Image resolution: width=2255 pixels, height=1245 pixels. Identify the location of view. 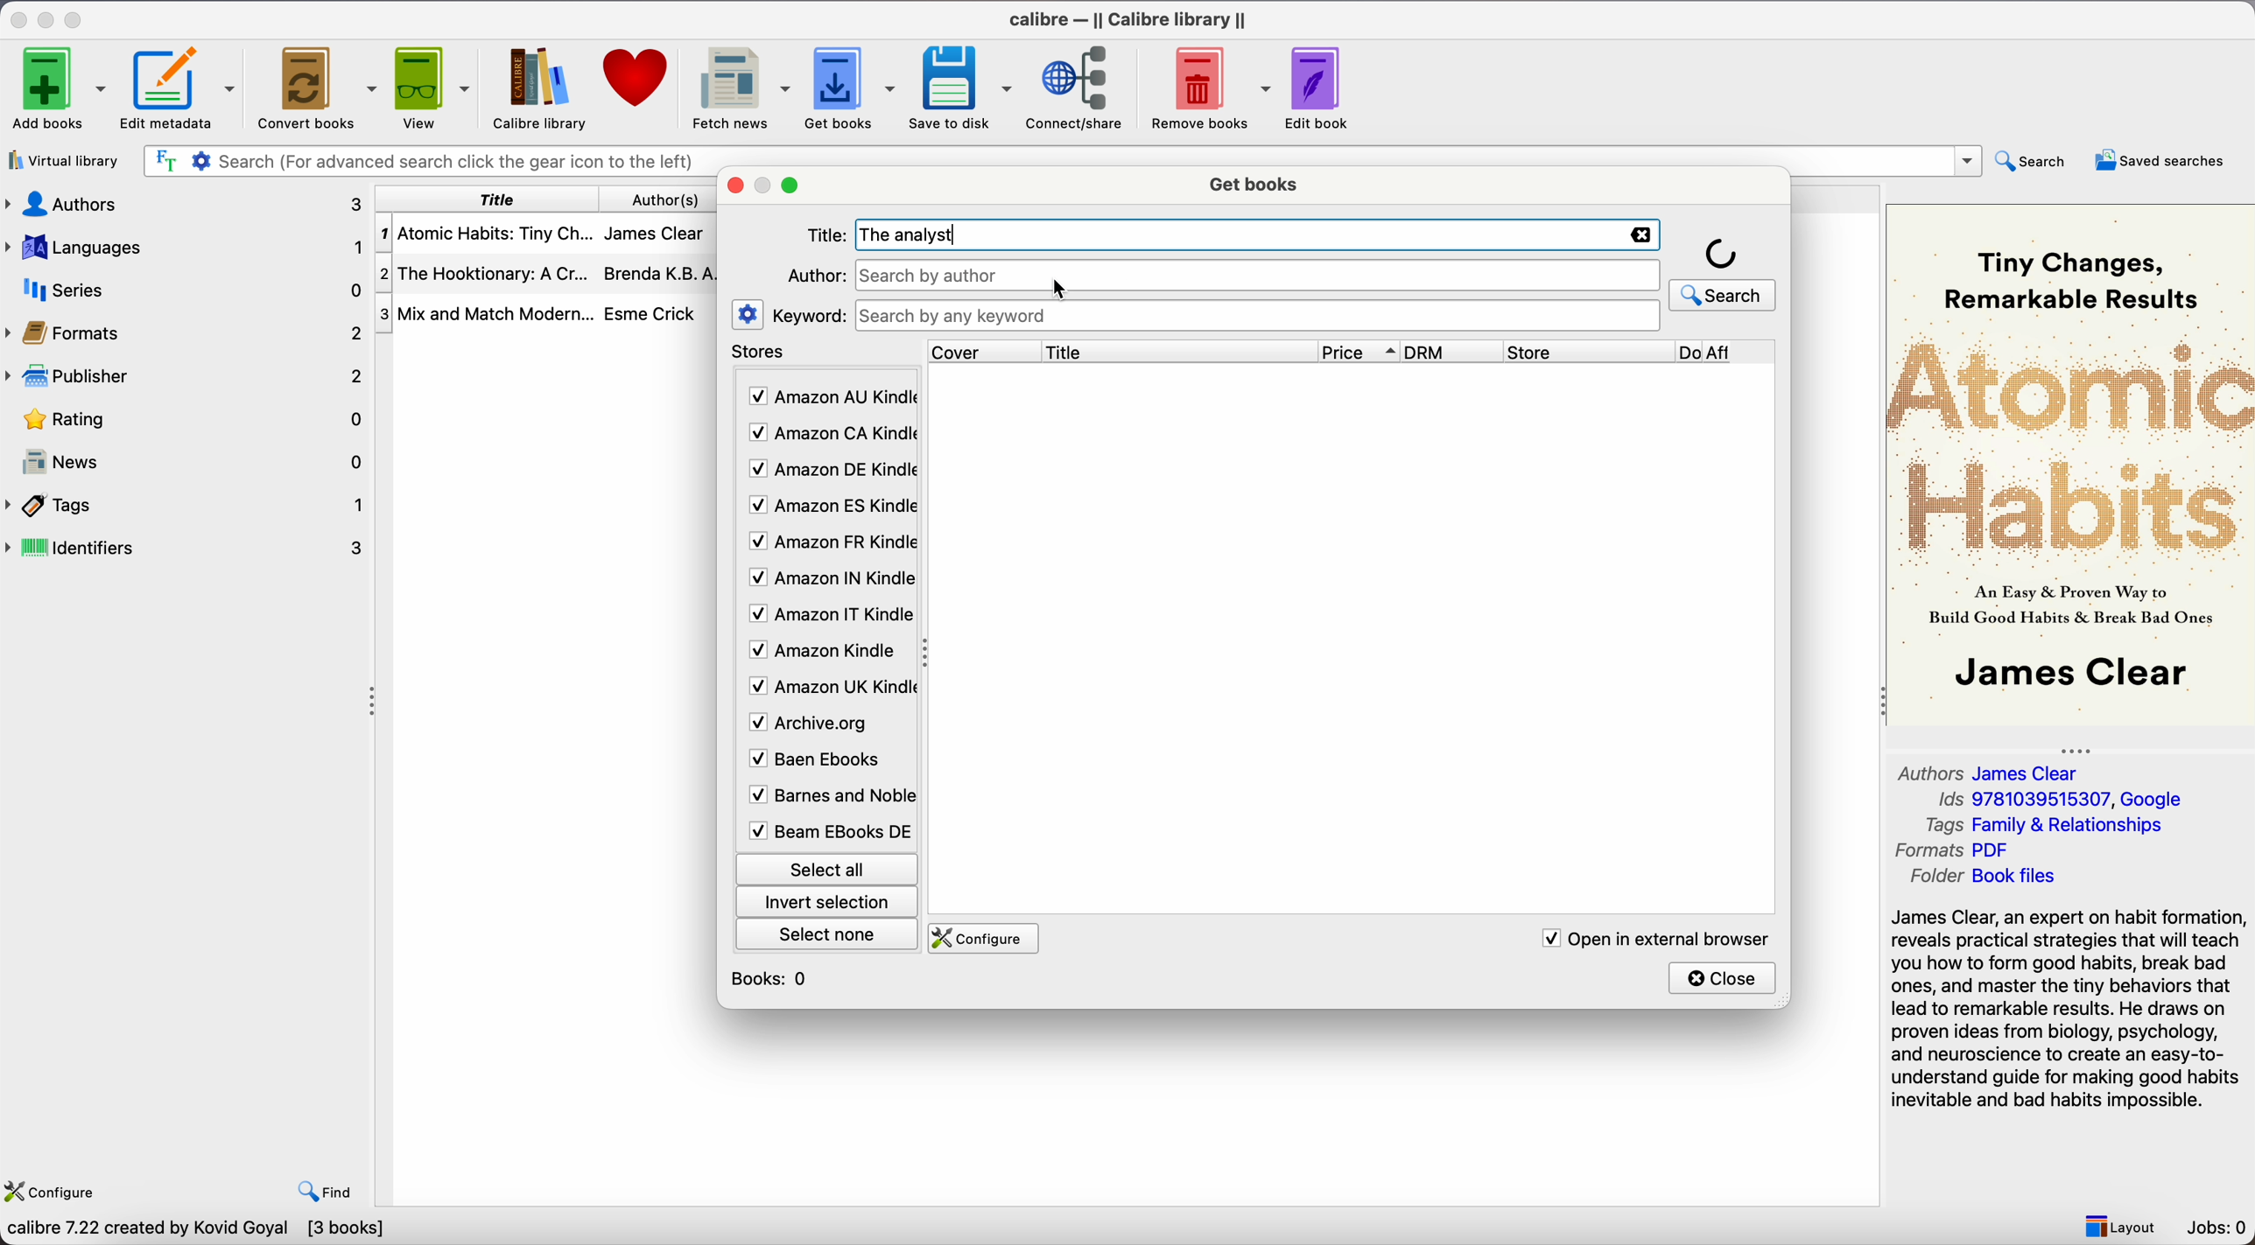
(431, 87).